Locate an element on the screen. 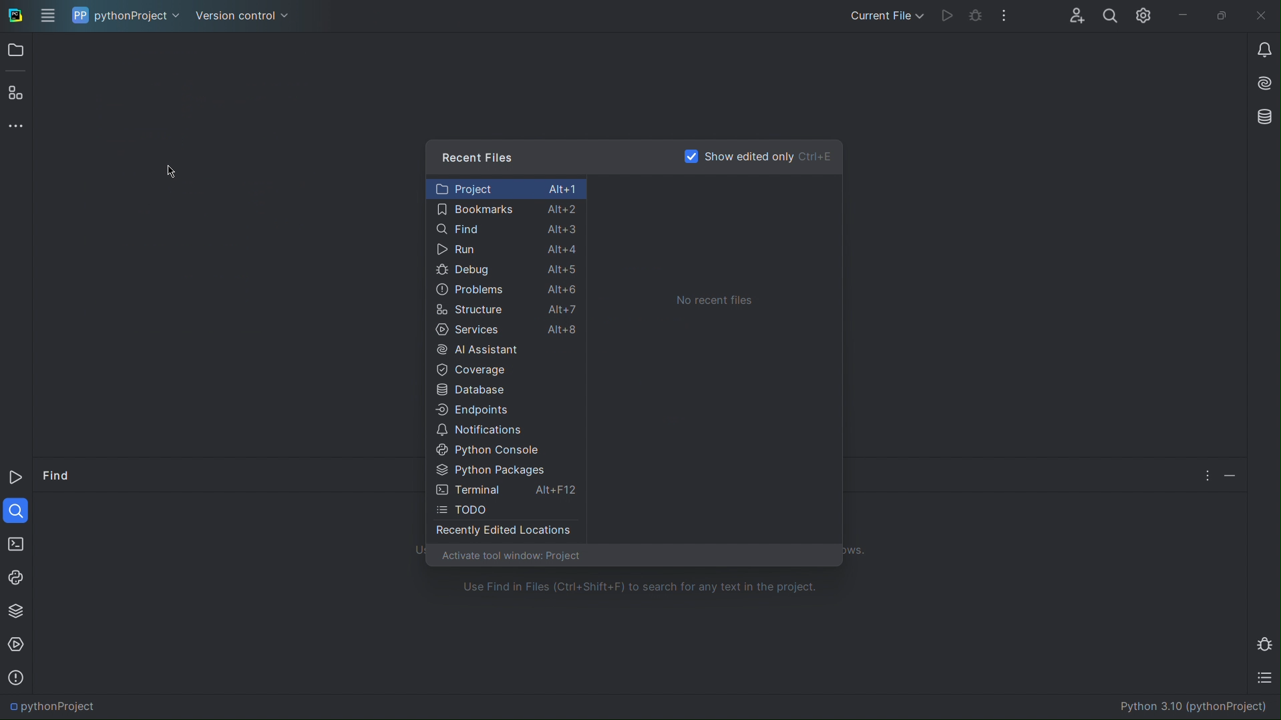  More is located at coordinates (1004, 14).